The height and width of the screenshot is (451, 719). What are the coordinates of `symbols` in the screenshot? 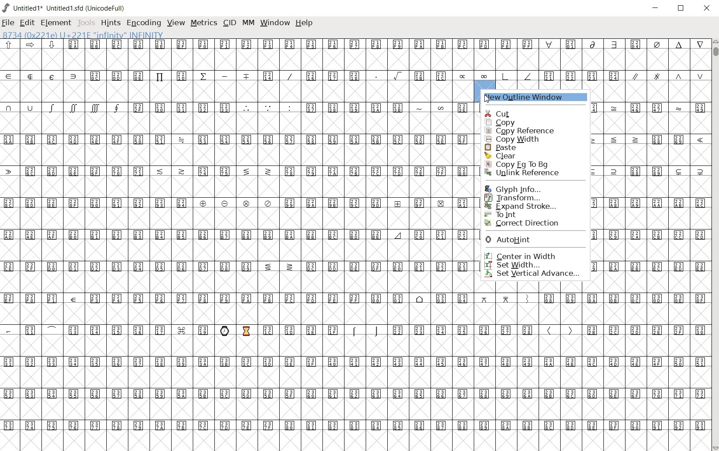 It's located at (64, 107).